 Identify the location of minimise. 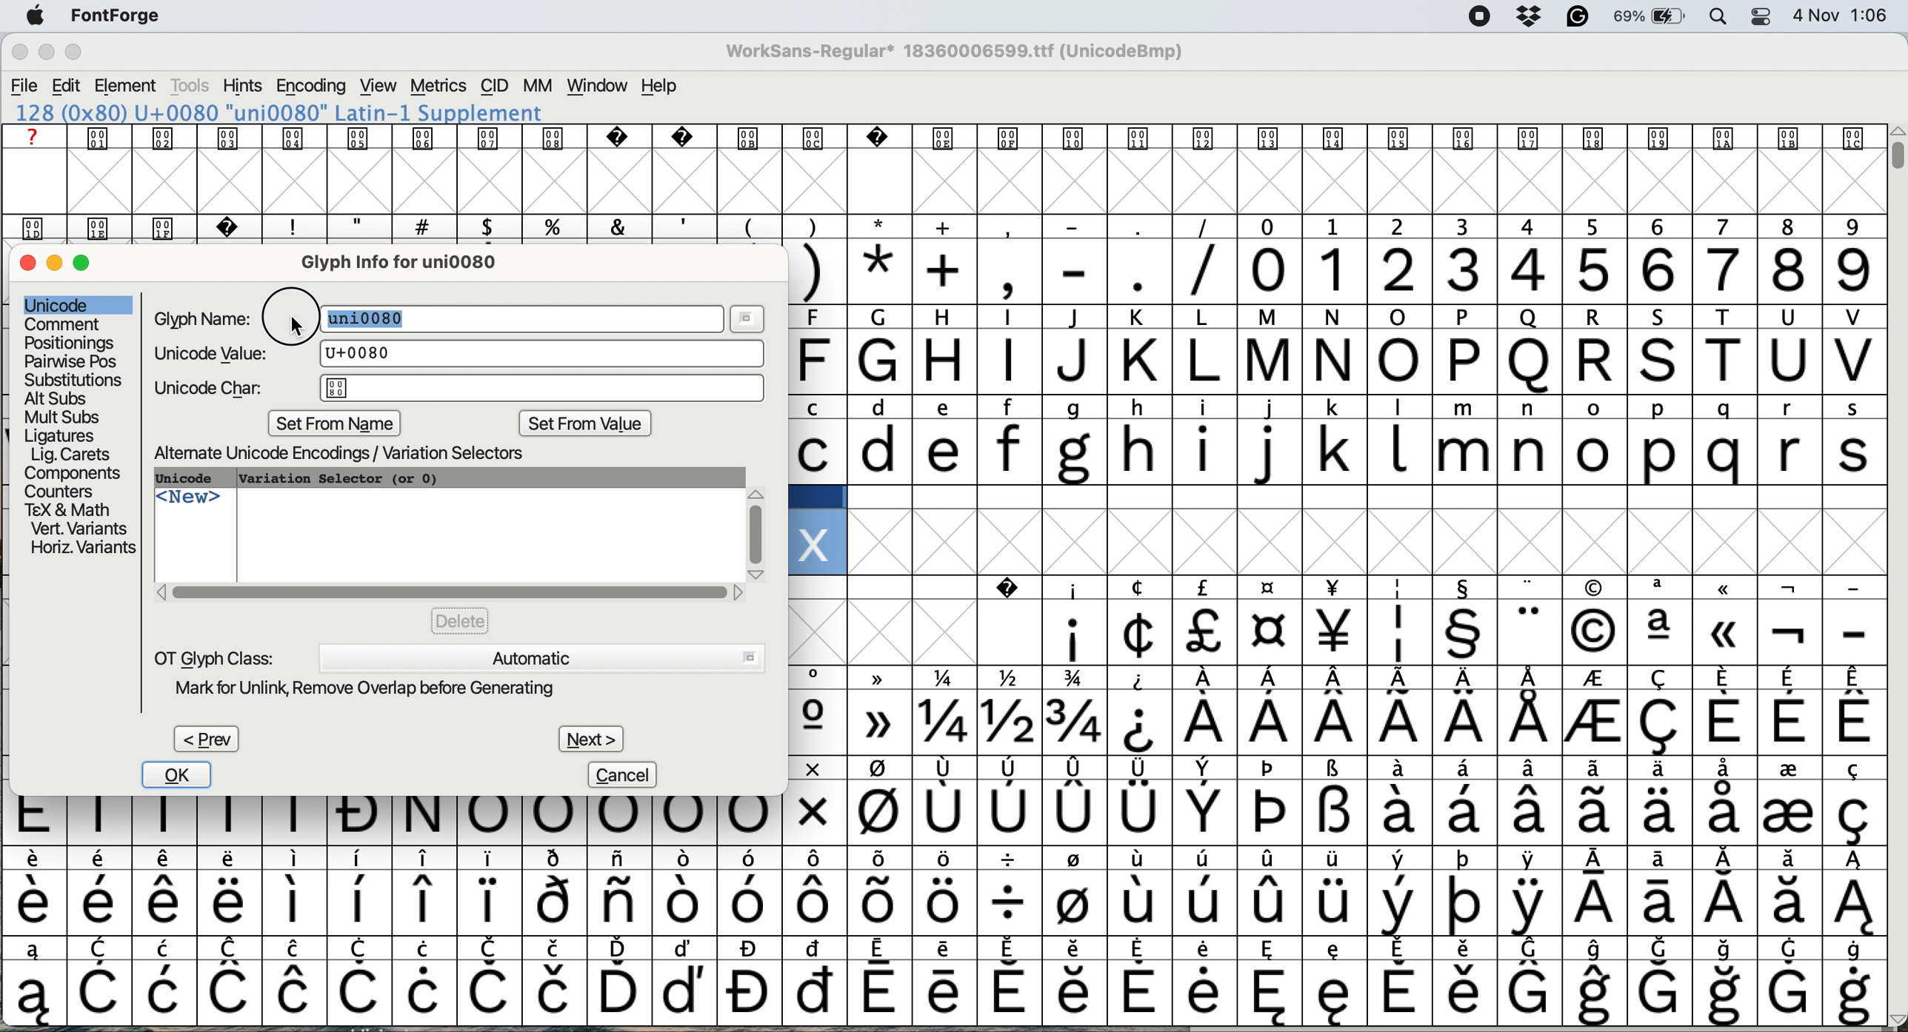
(44, 54).